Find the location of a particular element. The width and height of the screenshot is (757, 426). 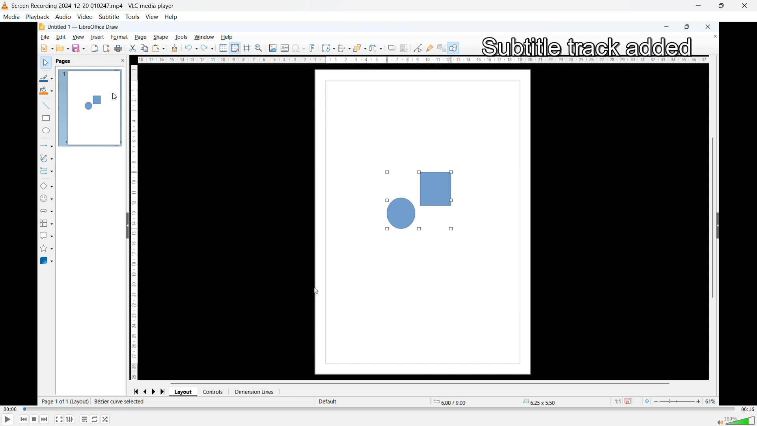

Subtitle track added  is located at coordinates (586, 45).